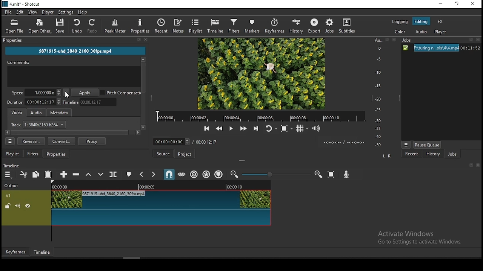 This screenshot has height=271, width=483. I want to click on help, so click(84, 12).